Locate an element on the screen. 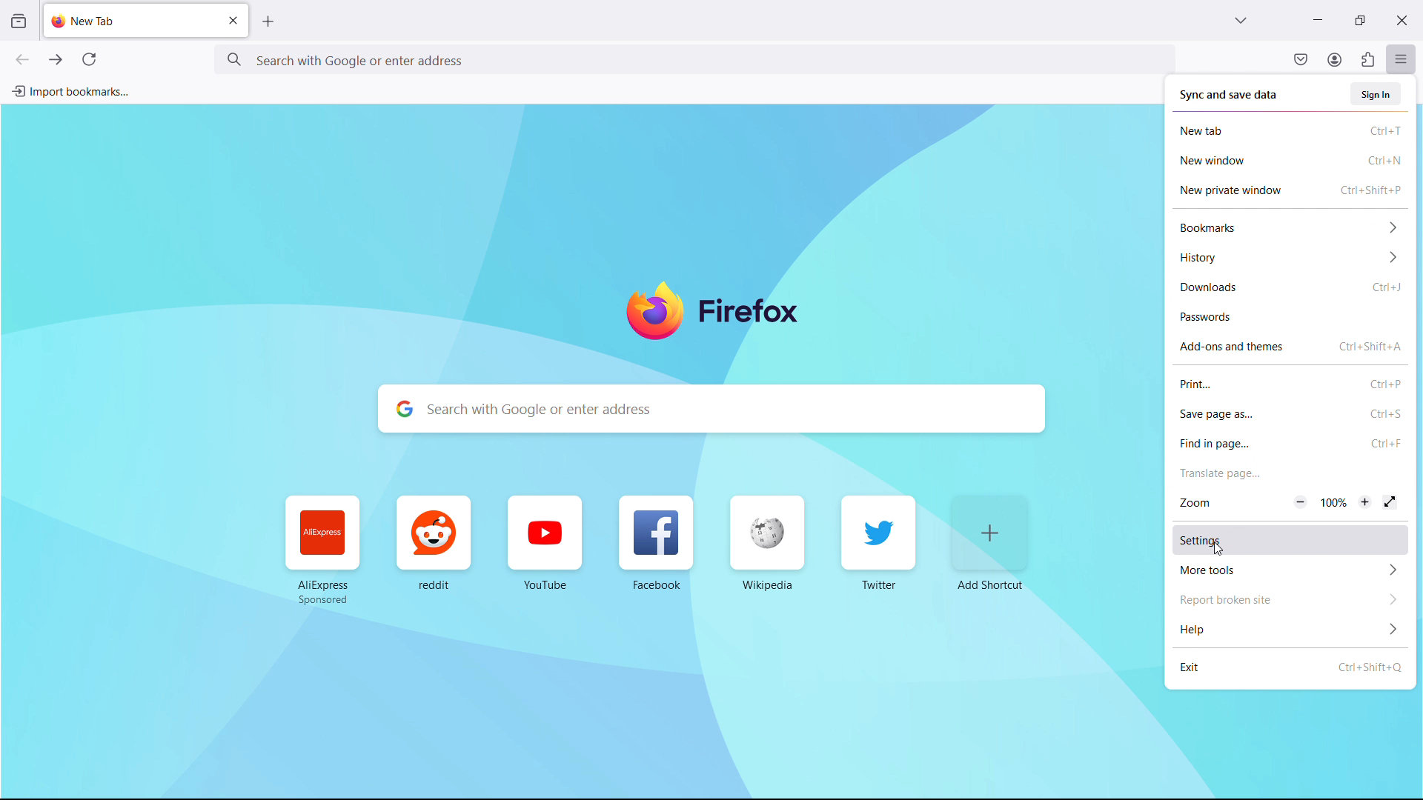  minimize is located at coordinates (1316, 19).